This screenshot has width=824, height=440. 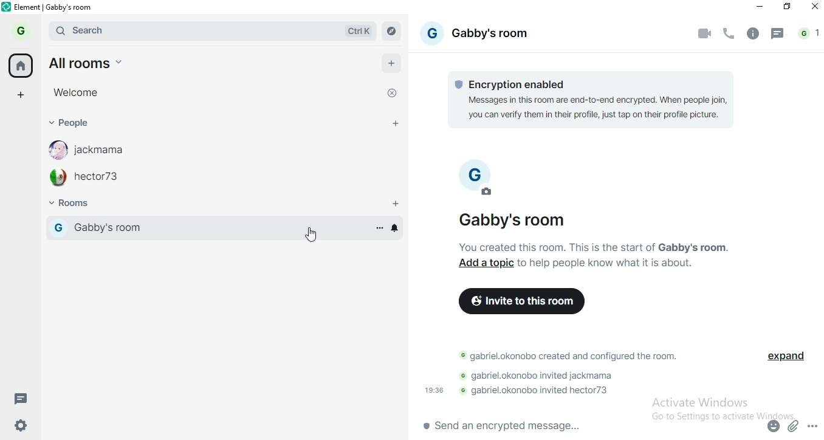 I want to click on welcome, so click(x=77, y=92).